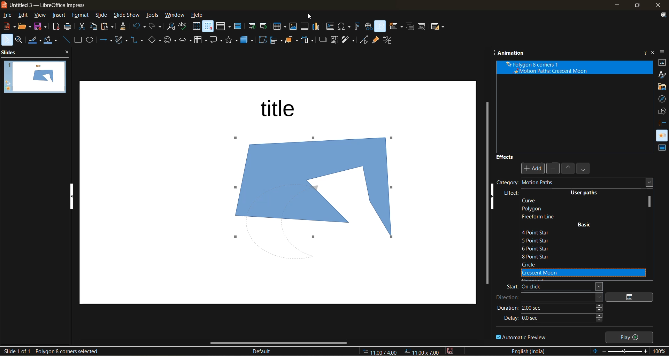  What do you see at coordinates (349, 40) in the screenshot?
I see `filter` at bounding box center [349, 40].